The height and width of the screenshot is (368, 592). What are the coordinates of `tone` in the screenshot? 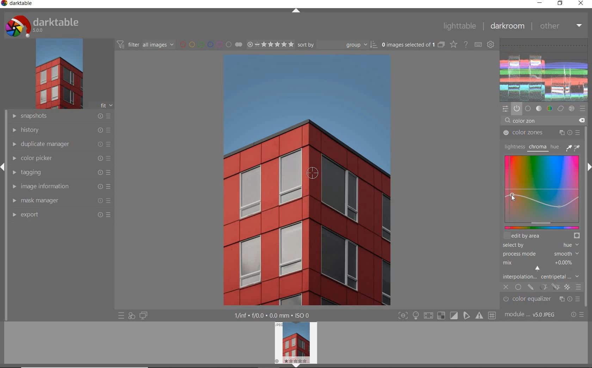 It's located at (539, 108).